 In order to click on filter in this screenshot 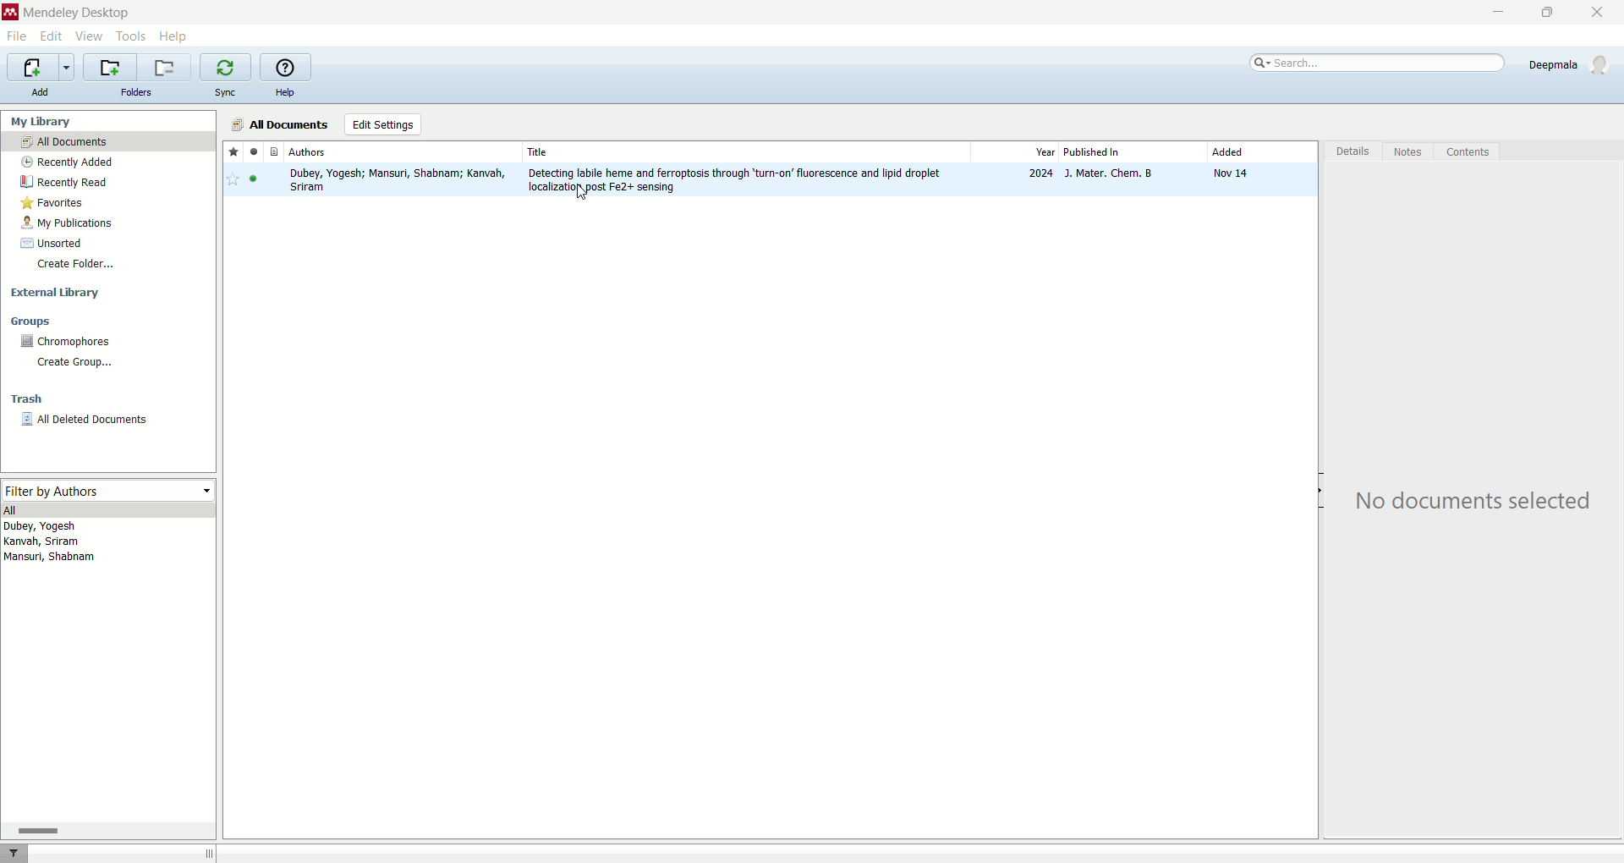, I will do `click(15, 853)`.